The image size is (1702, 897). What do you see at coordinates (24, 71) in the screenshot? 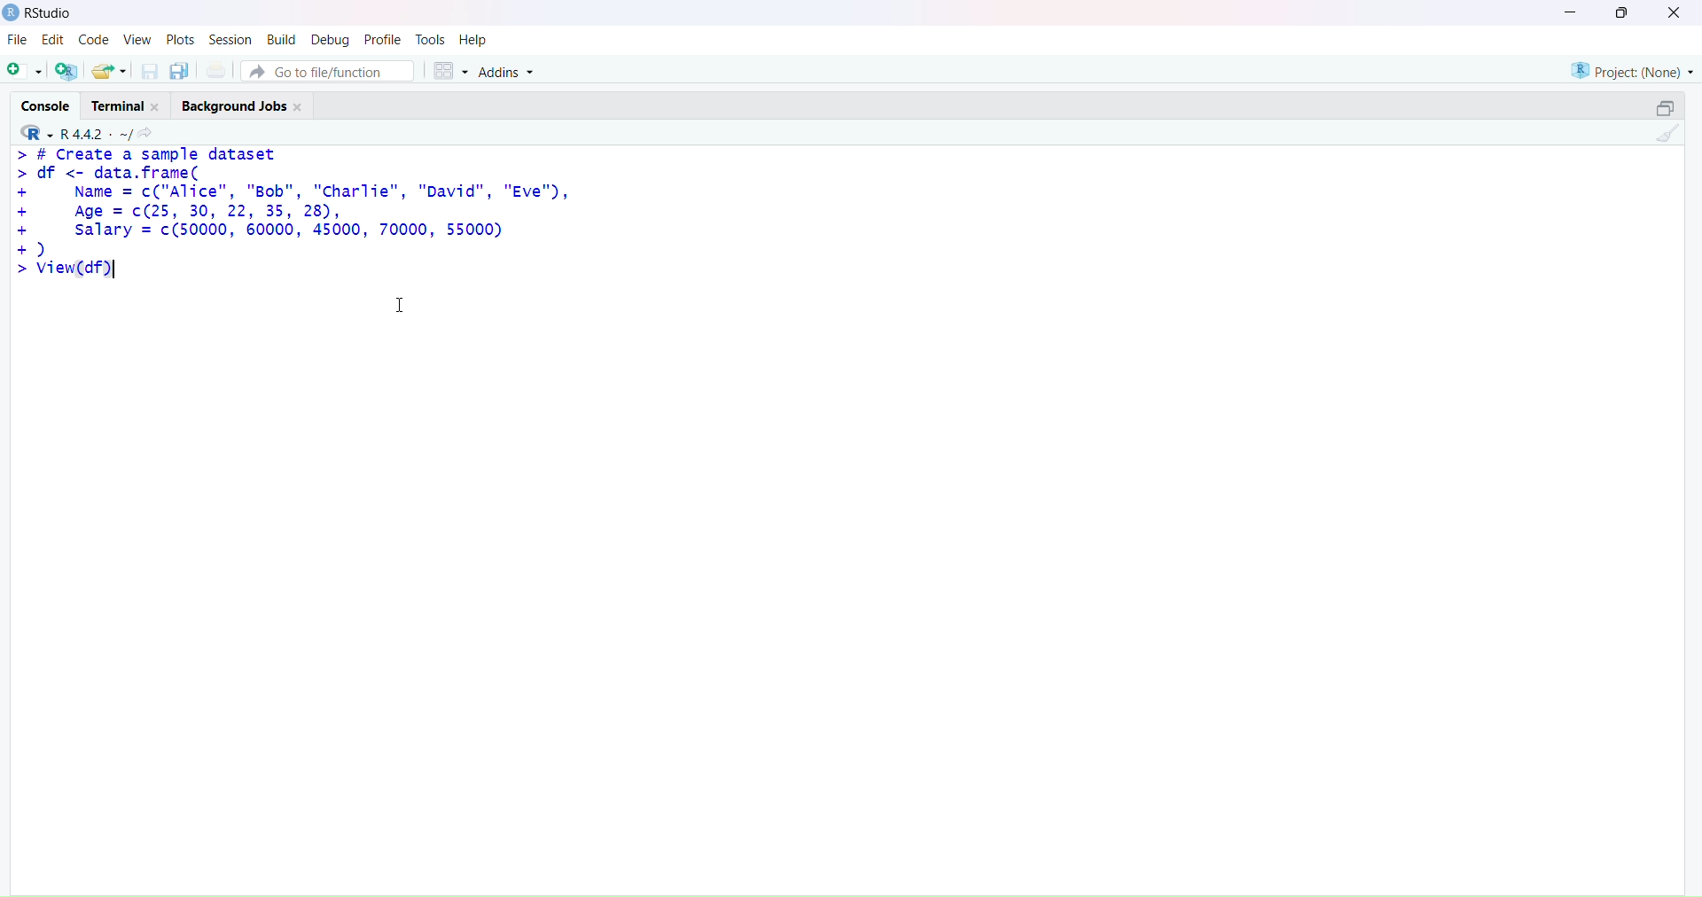
I see `new script` at bounding box center [24, 71].